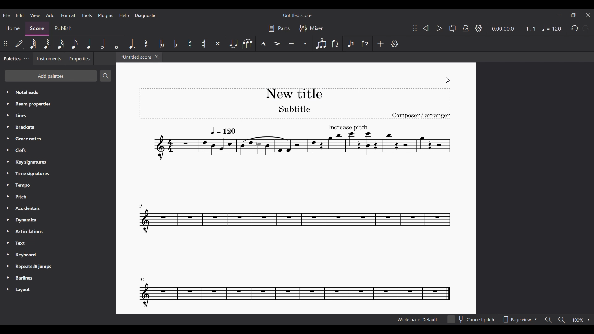 The width and height of the screenshot is (594, 334). I want to click on Whole note, so click(117, 44).